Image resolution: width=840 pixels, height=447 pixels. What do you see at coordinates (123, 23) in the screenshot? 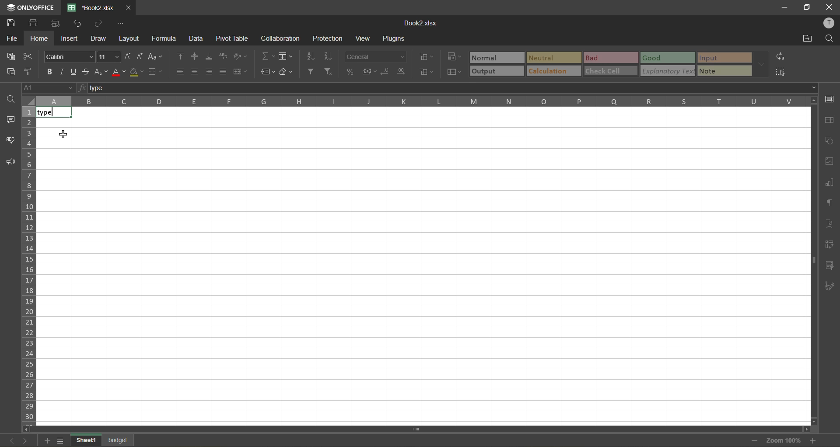
I see `customize quick access toolbar` at bounding box center [123, 23].